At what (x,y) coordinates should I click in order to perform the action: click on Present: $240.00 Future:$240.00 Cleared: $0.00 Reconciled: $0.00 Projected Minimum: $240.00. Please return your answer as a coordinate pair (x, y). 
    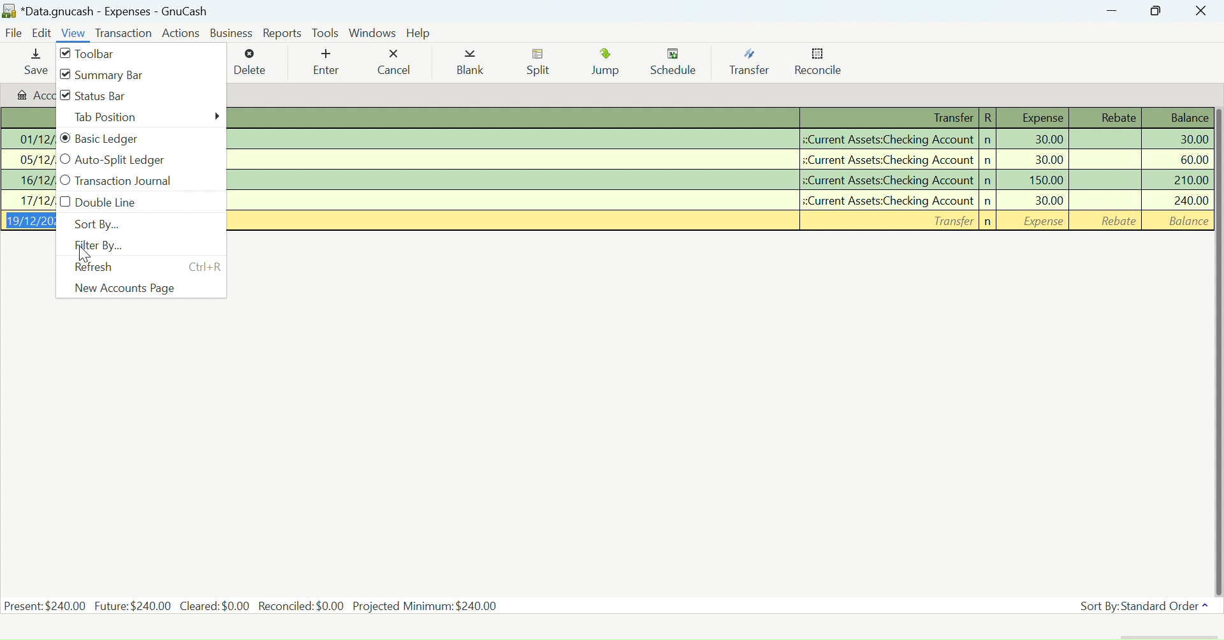
    Looking at the image, I should click on (252, 605).